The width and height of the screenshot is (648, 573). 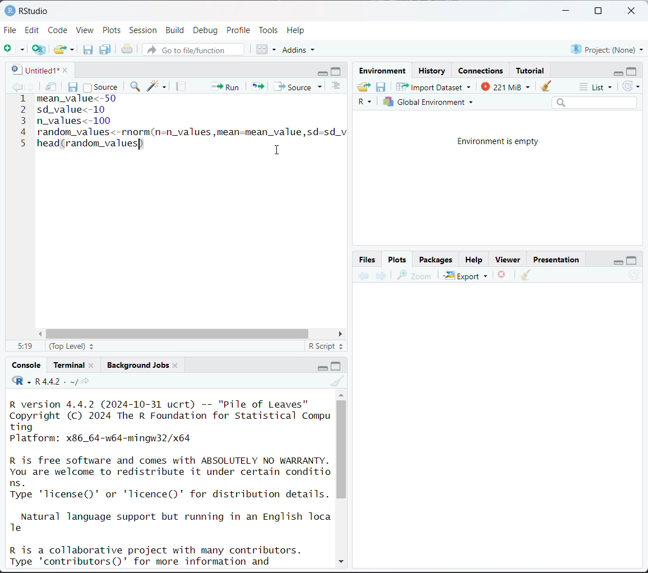 What do you see at coordinates (14, 49) in the screenshot?
I see `new file` at bounding box center [14, 49].